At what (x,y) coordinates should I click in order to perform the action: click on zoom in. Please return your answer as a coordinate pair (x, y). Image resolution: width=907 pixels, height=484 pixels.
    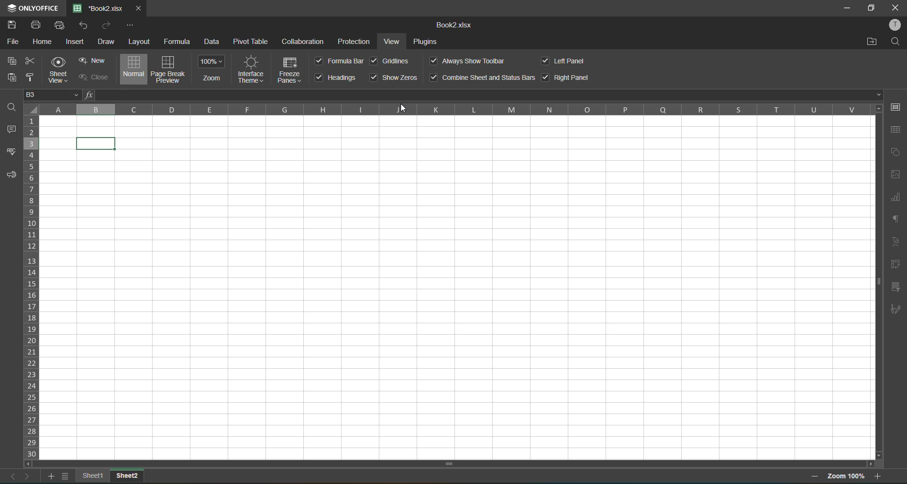
    Looking at the image, I should click on (878, 476).